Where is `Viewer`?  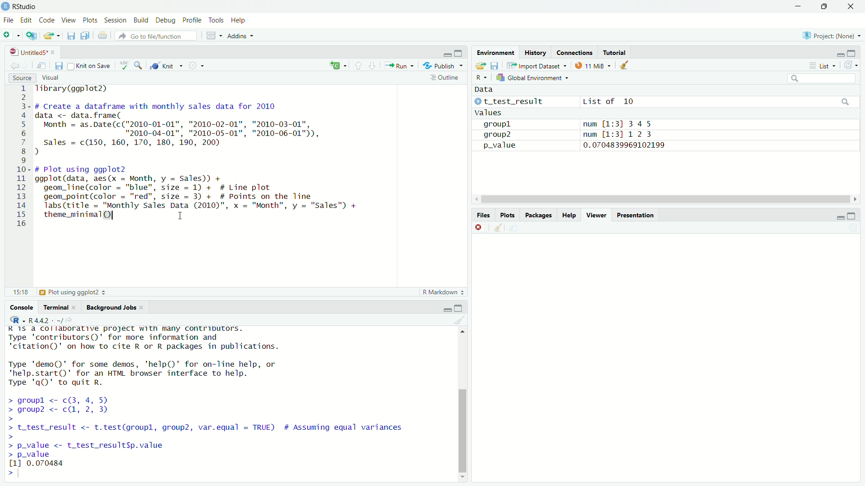 Viewer is located at coordinates (595, 214).